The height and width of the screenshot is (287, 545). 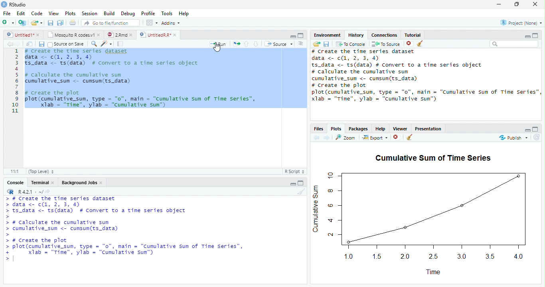 I want to click on Zoom, so click(x=346, y=138).